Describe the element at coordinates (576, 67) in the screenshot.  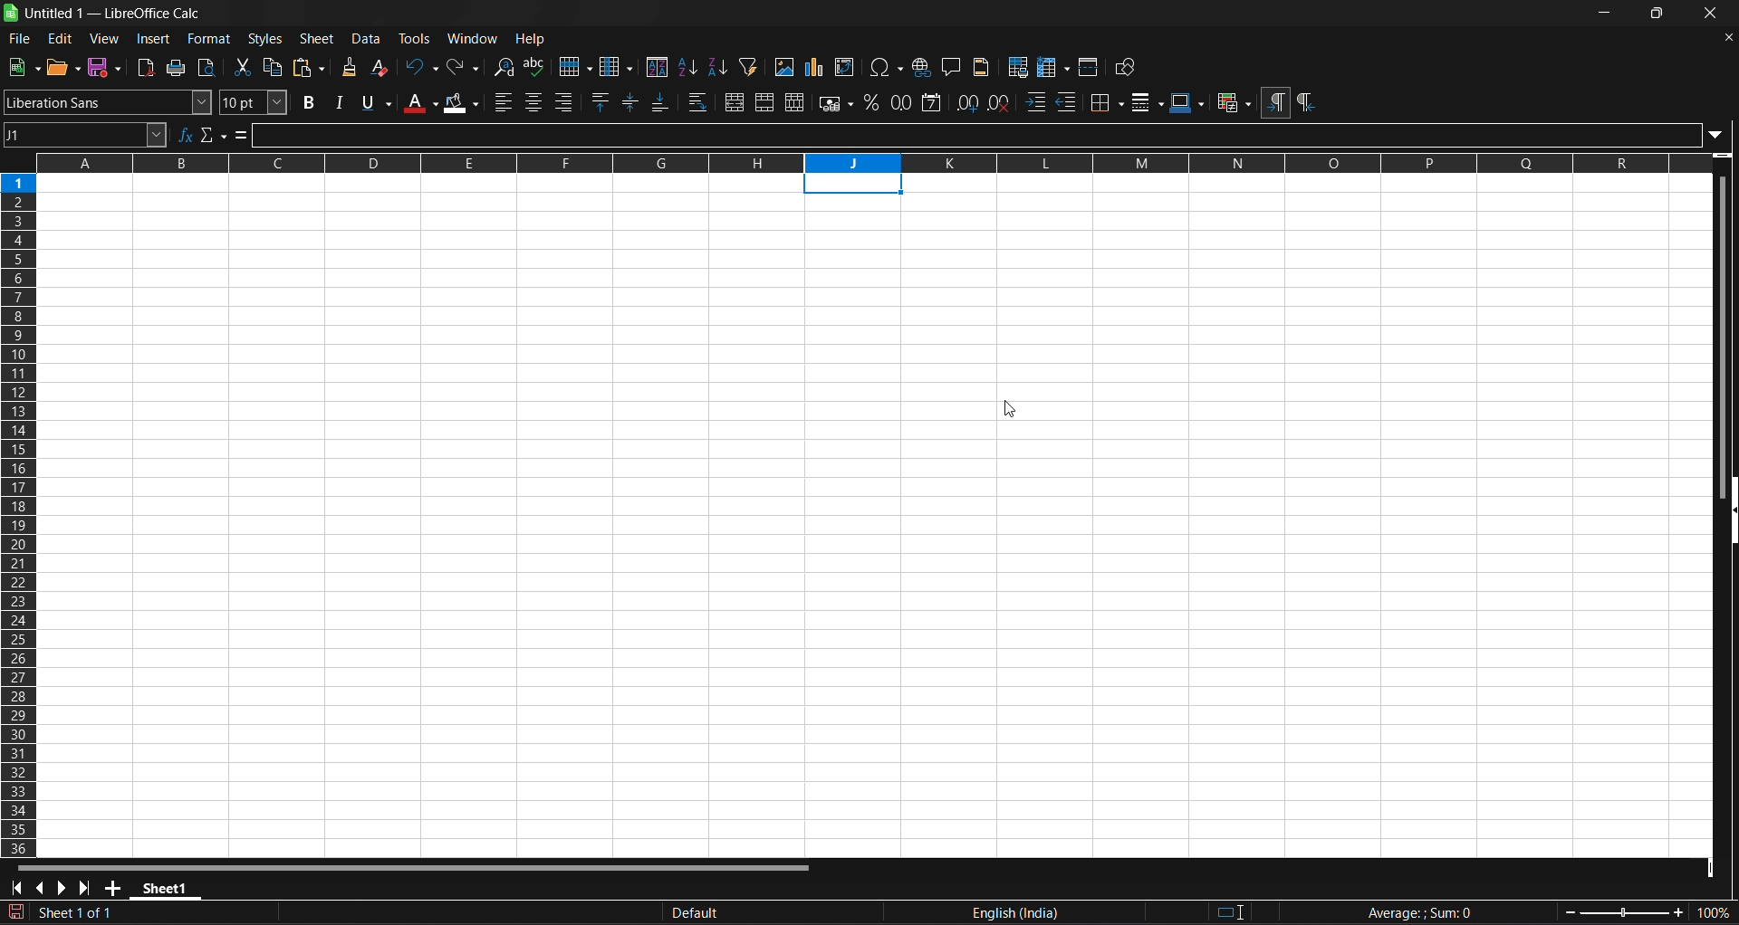
I see `row` at that location.